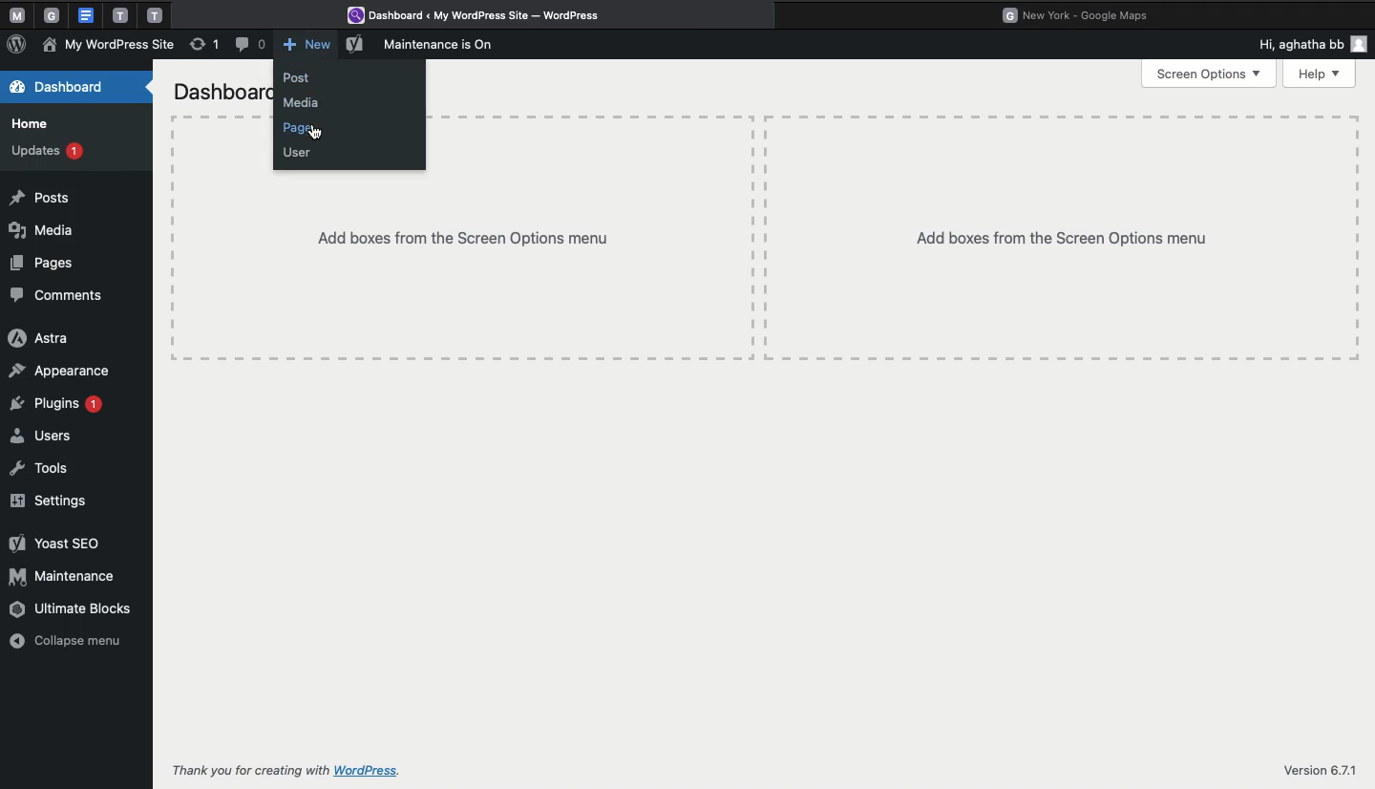 The height and width of the screenshot is (789, 1375). What do you see at coordinates (1082, 13) in the screenshot?
I see `Google maps` at bounding box center [1082, 13].